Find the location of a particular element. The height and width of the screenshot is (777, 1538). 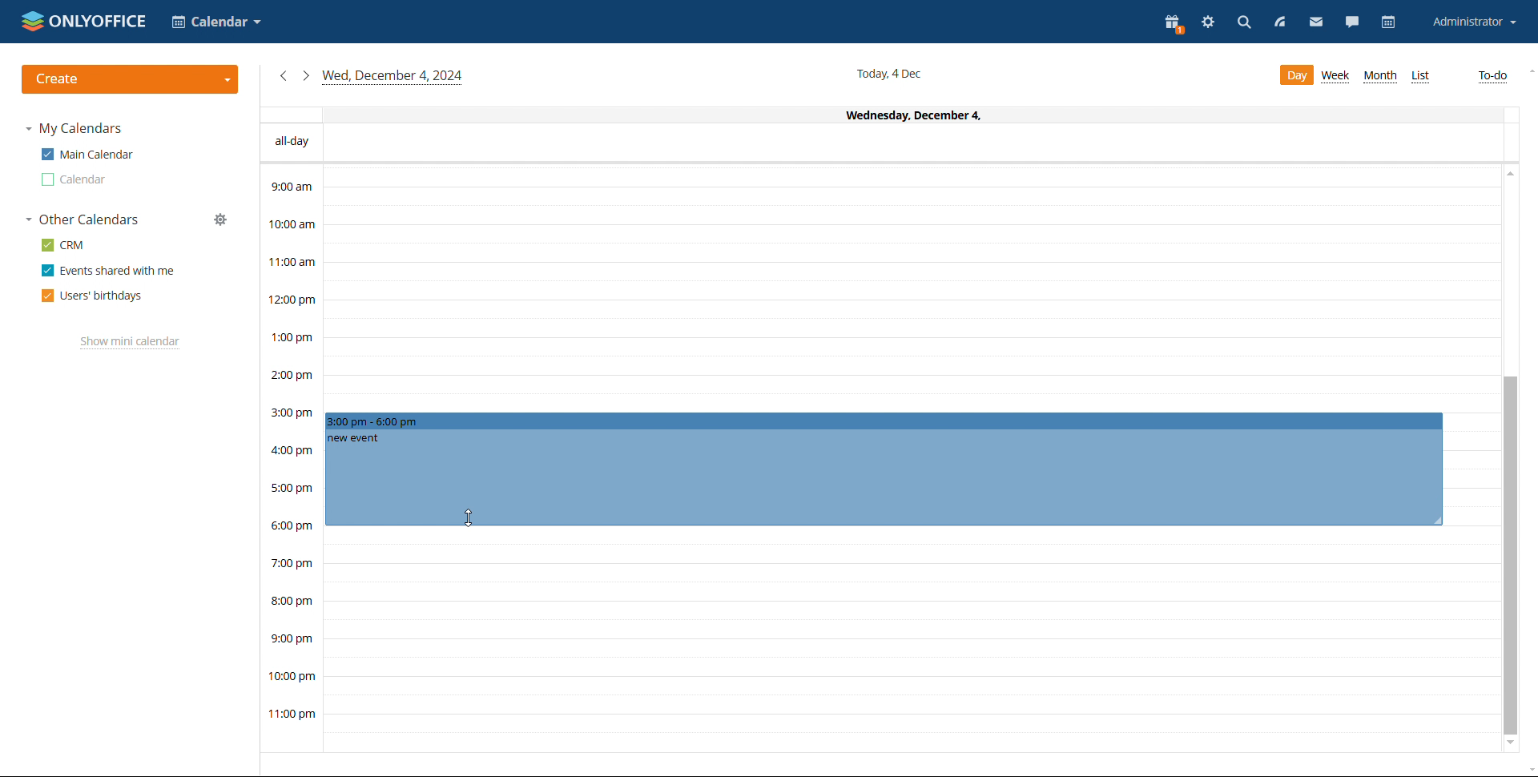

day view is located at coordinates (1295, 75).